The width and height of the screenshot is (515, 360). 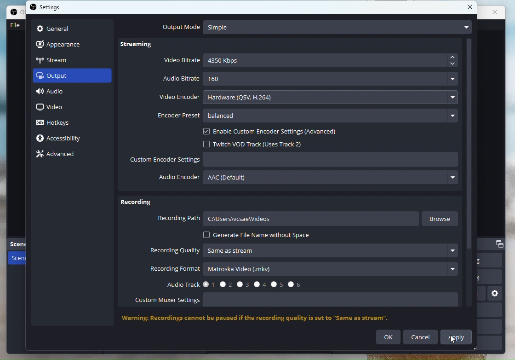 I want to click on close, so click(x=470, y=7).